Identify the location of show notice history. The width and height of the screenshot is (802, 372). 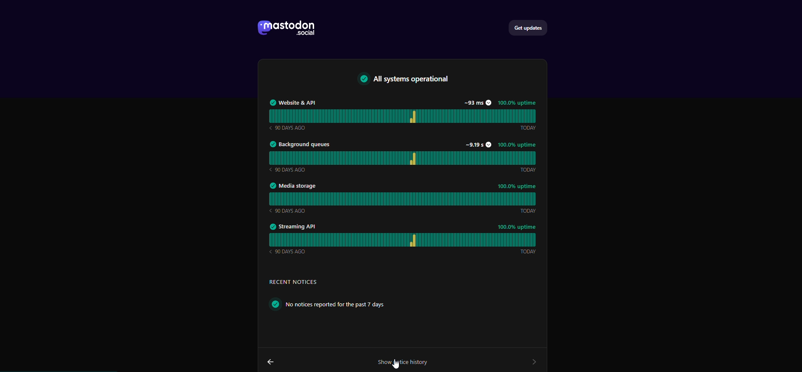
(402, 361).